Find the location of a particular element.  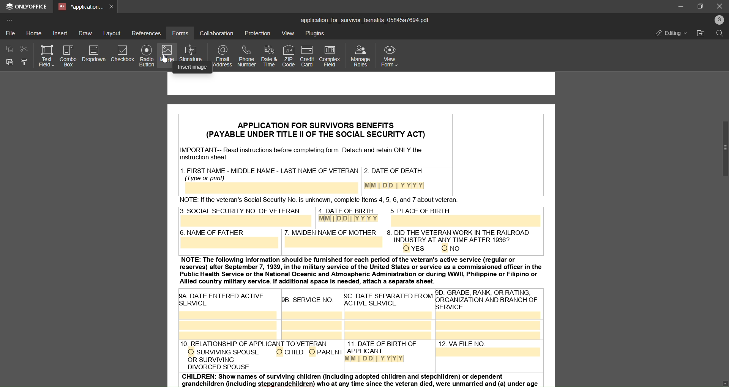

image is located at coordinates (166, 55).